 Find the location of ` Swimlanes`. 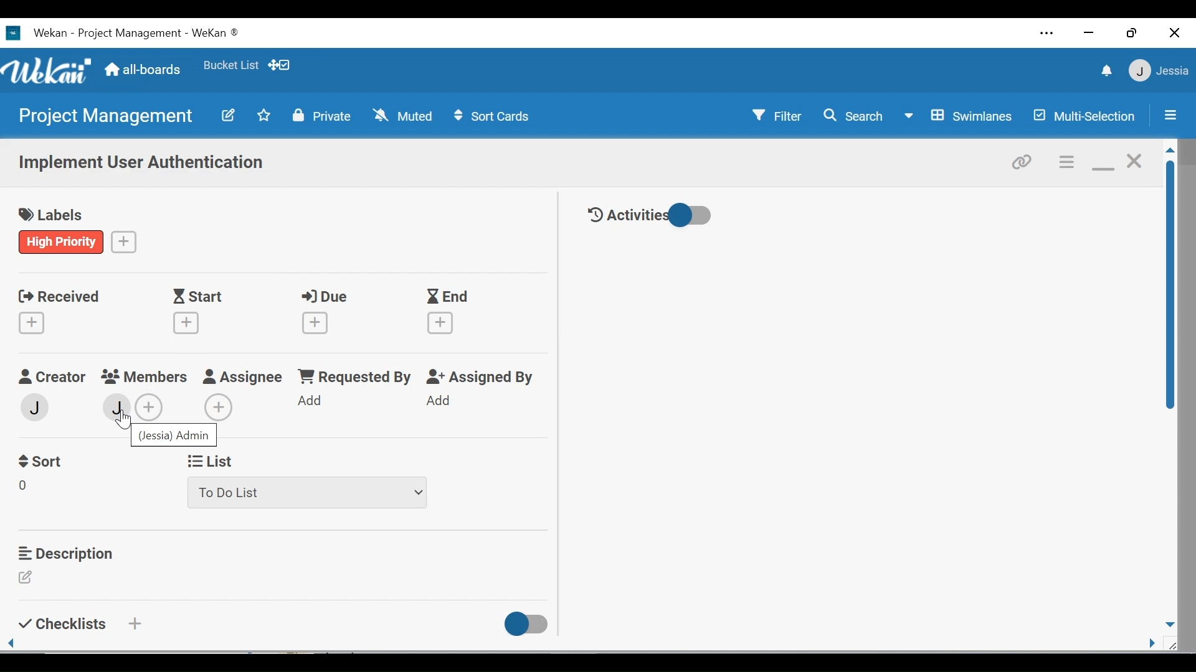

 Swimlanes is located at coordinates (961, 117).